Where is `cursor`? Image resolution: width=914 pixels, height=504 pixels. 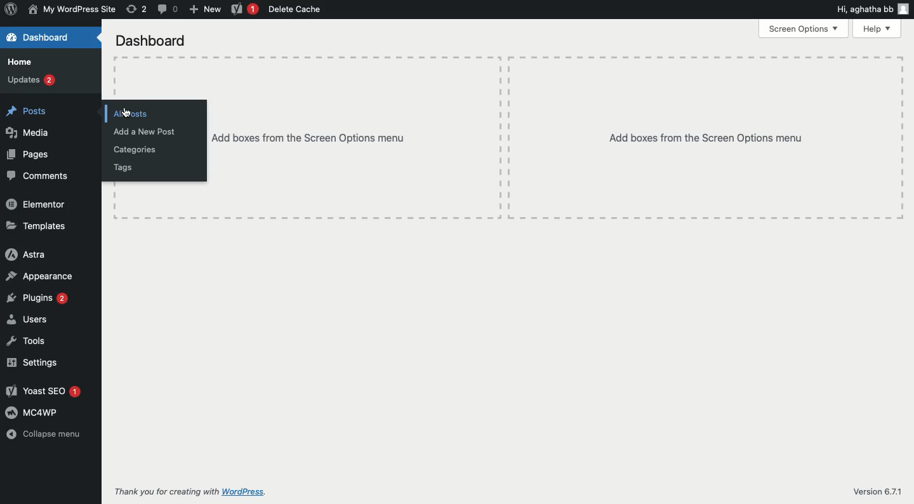
cursor is located at coordinates (126, 112).